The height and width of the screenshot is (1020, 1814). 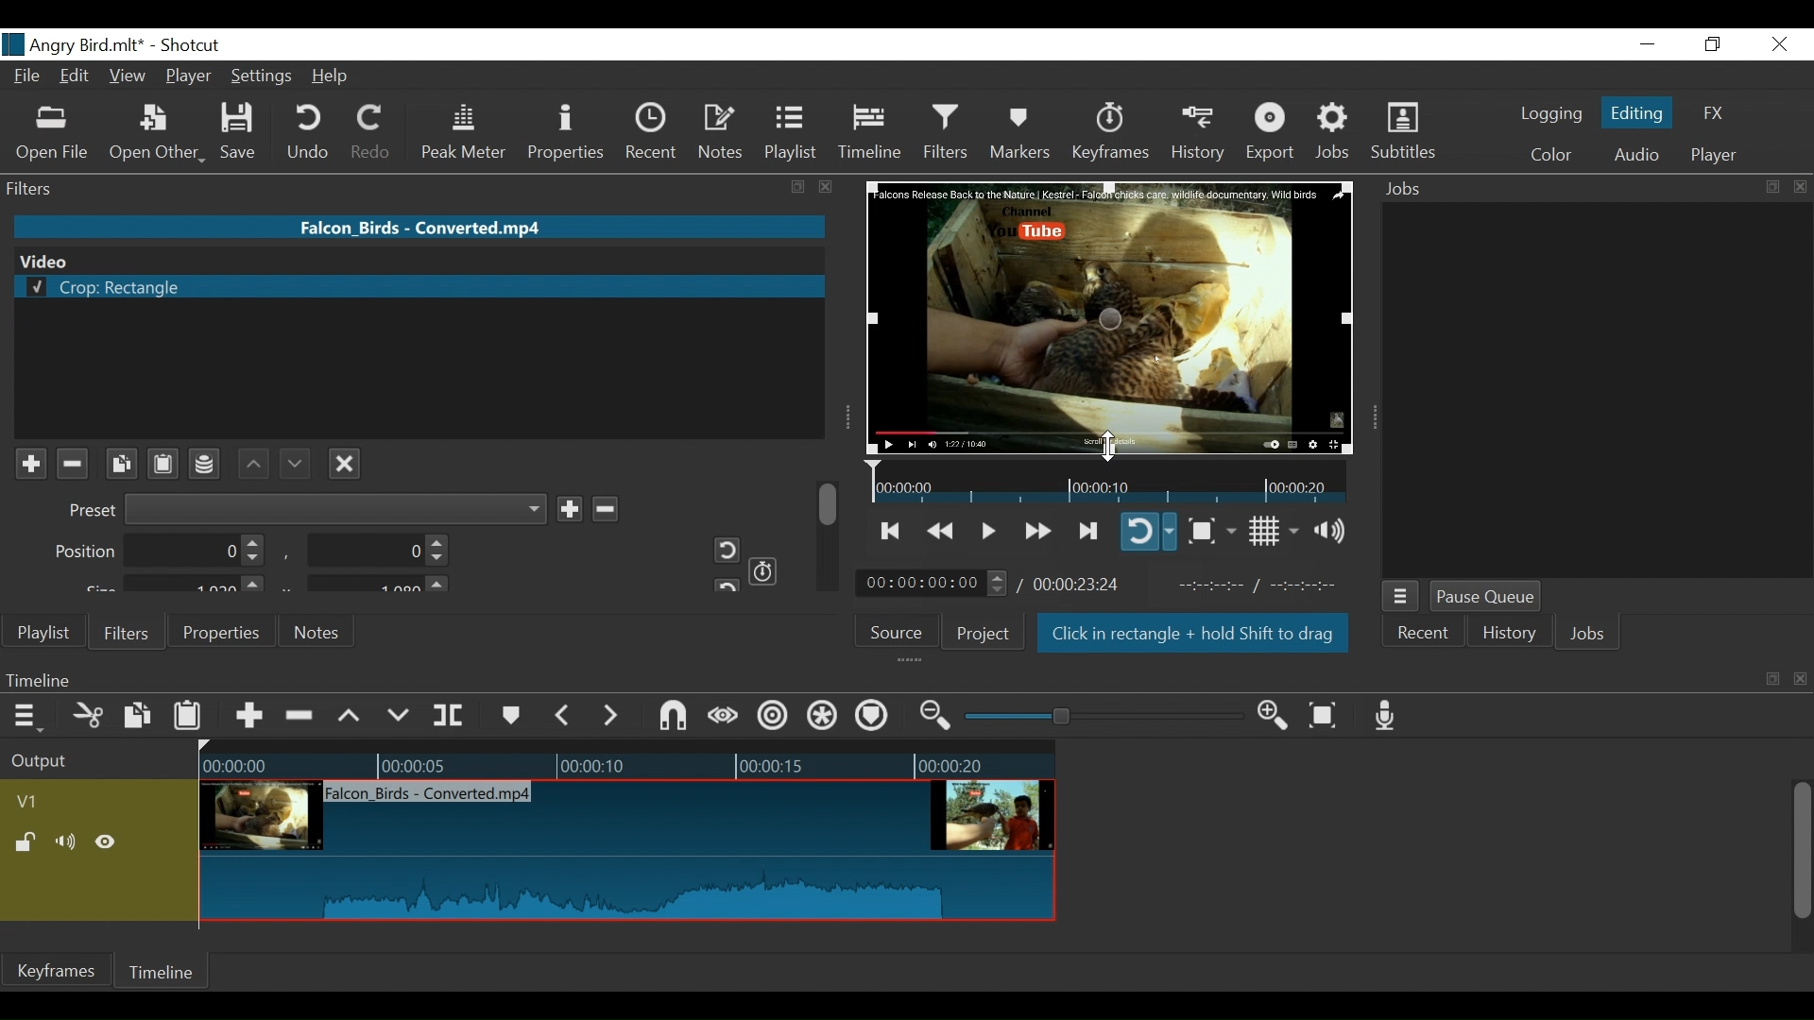 I want to click on Total Duration, so click(x=1079, y=584).